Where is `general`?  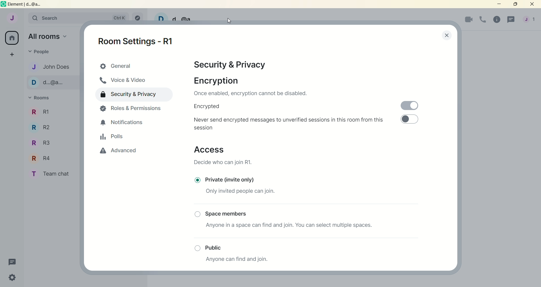
general is located at coordinates (135, 67).